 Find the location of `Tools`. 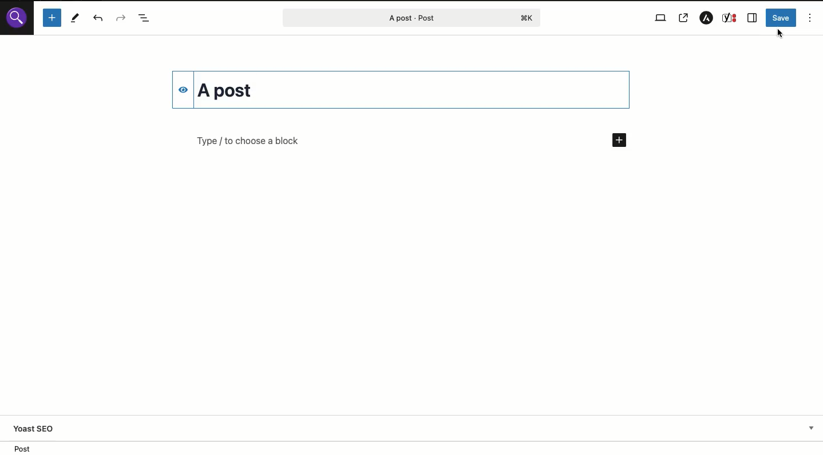

Tools is located at coordinates (76, 18).